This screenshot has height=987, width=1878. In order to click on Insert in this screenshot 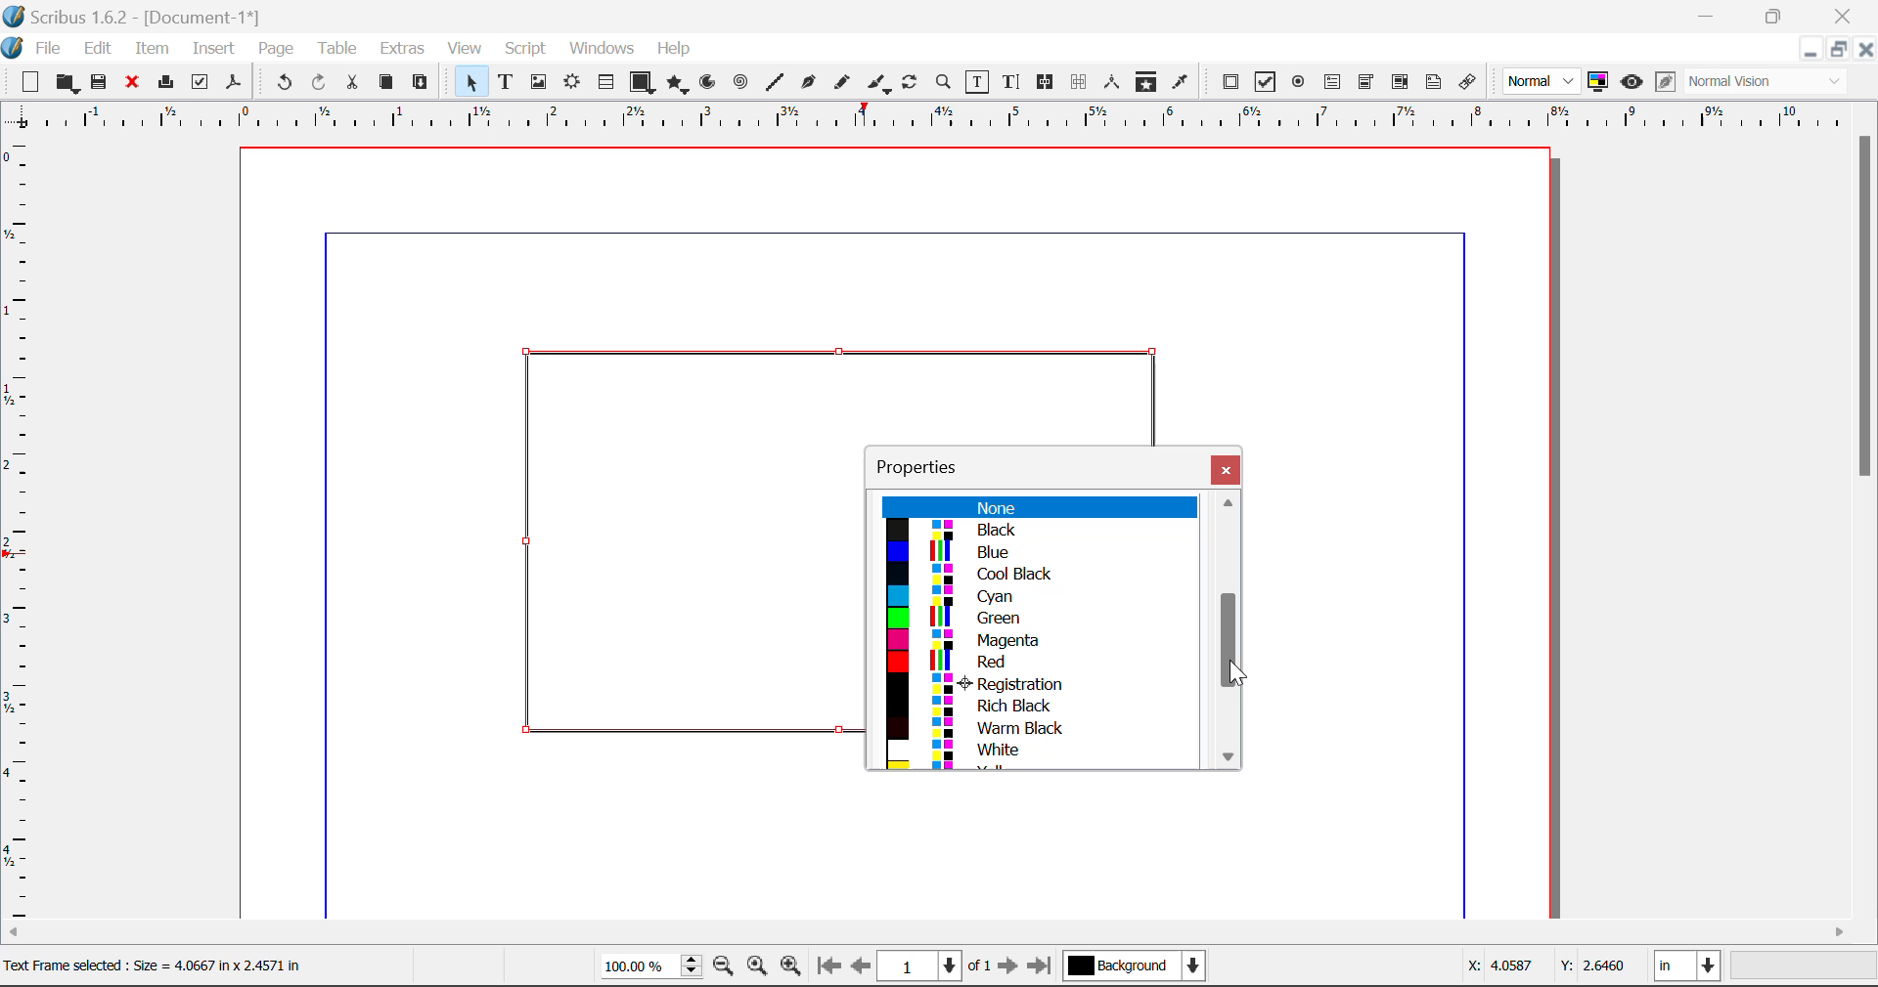, I will do `click(212, 49)`.